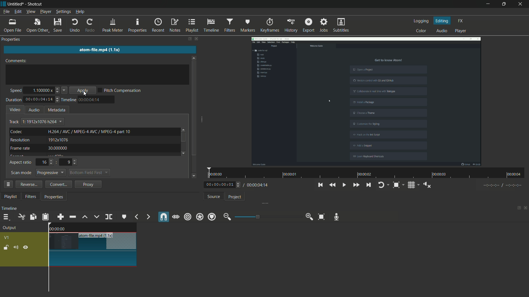  What do you see at coordinates (184, 129) in the screenshot?
I see `go up` at bounding box center [184, 129].